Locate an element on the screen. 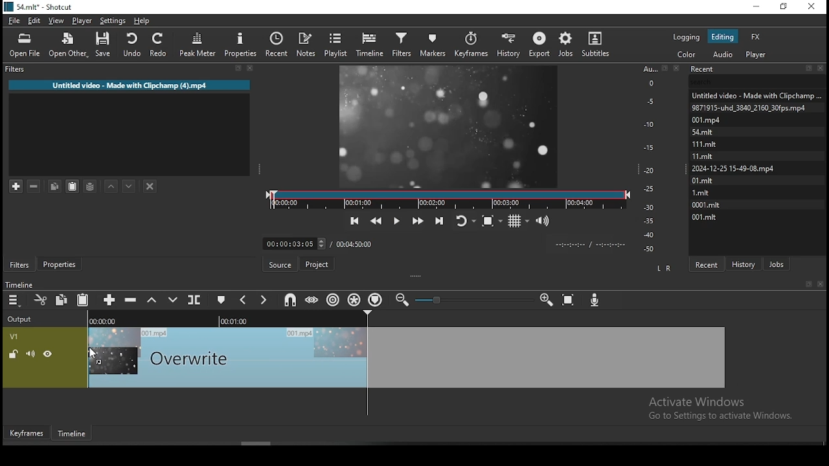  restore is located at coordinates (784, 7).